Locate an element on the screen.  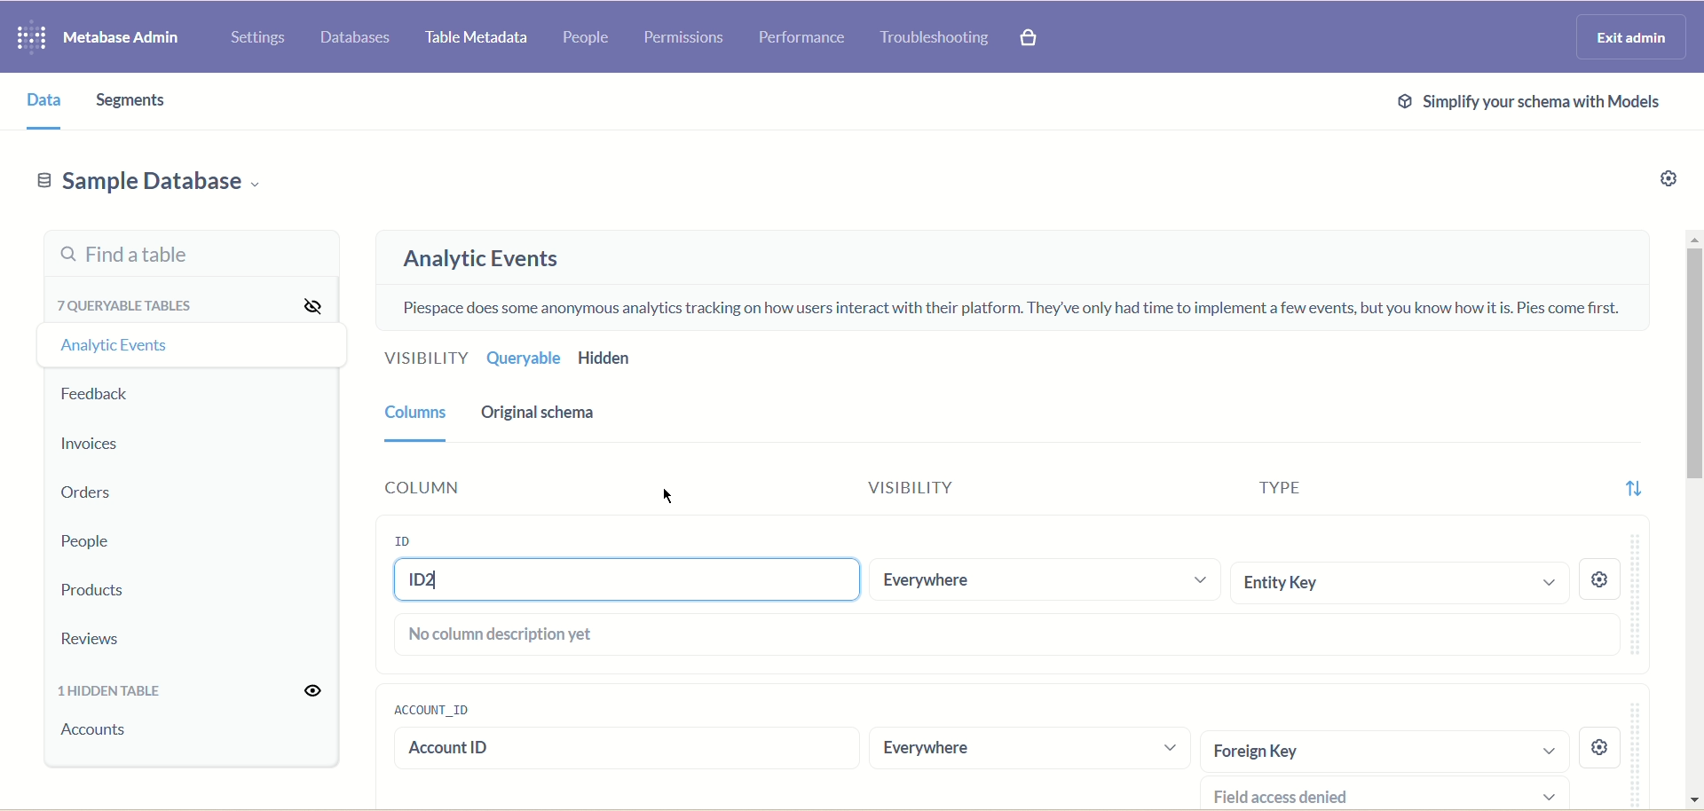
Analytic events is located at coordinates (499, 255).